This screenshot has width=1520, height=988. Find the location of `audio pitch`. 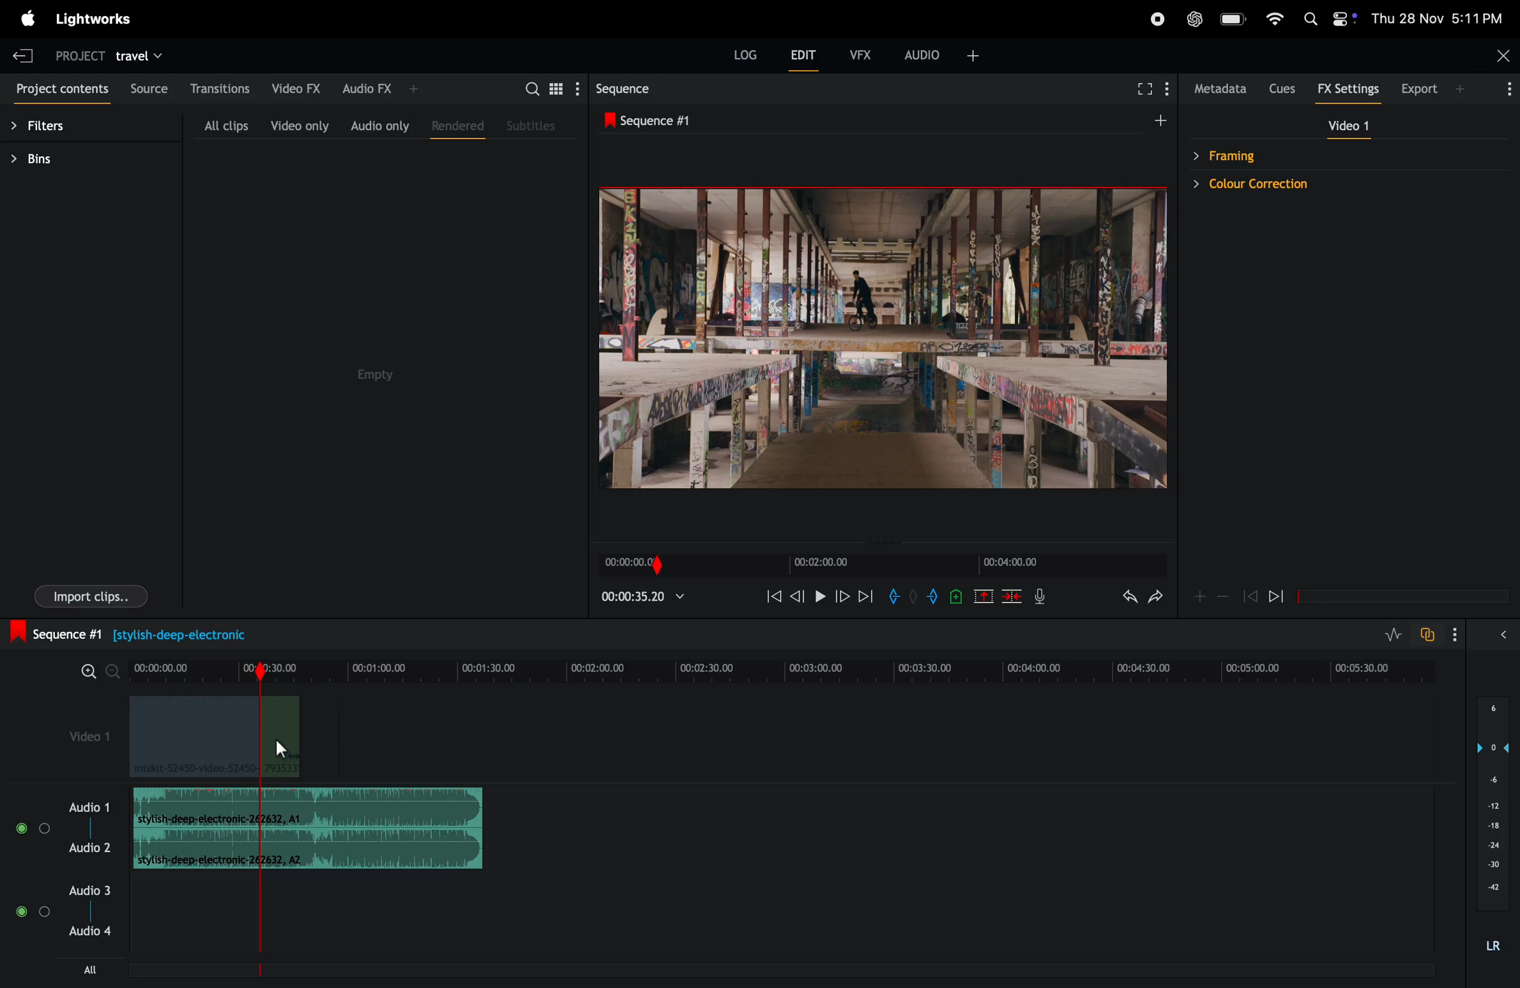

audio pitch is located at coordinates (1493, 823).